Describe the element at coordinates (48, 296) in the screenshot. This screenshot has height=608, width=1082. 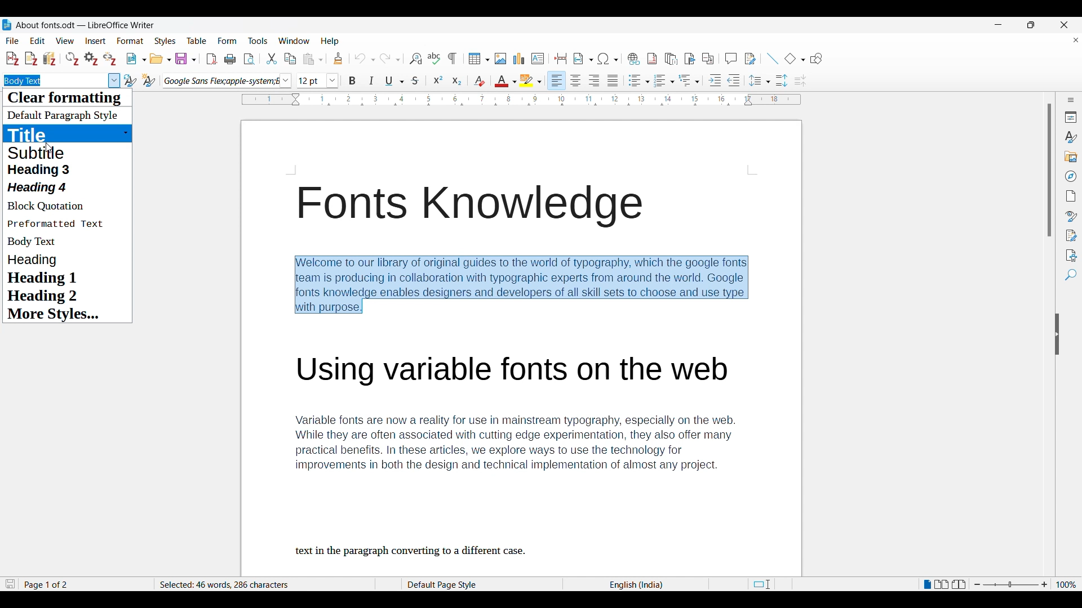
I see `heading 2` at that location.